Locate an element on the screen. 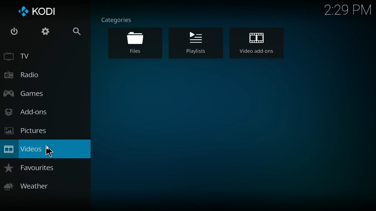 The height and width of the screenshot is (211, 376). video add-ons is located at coordinates (258, 43).